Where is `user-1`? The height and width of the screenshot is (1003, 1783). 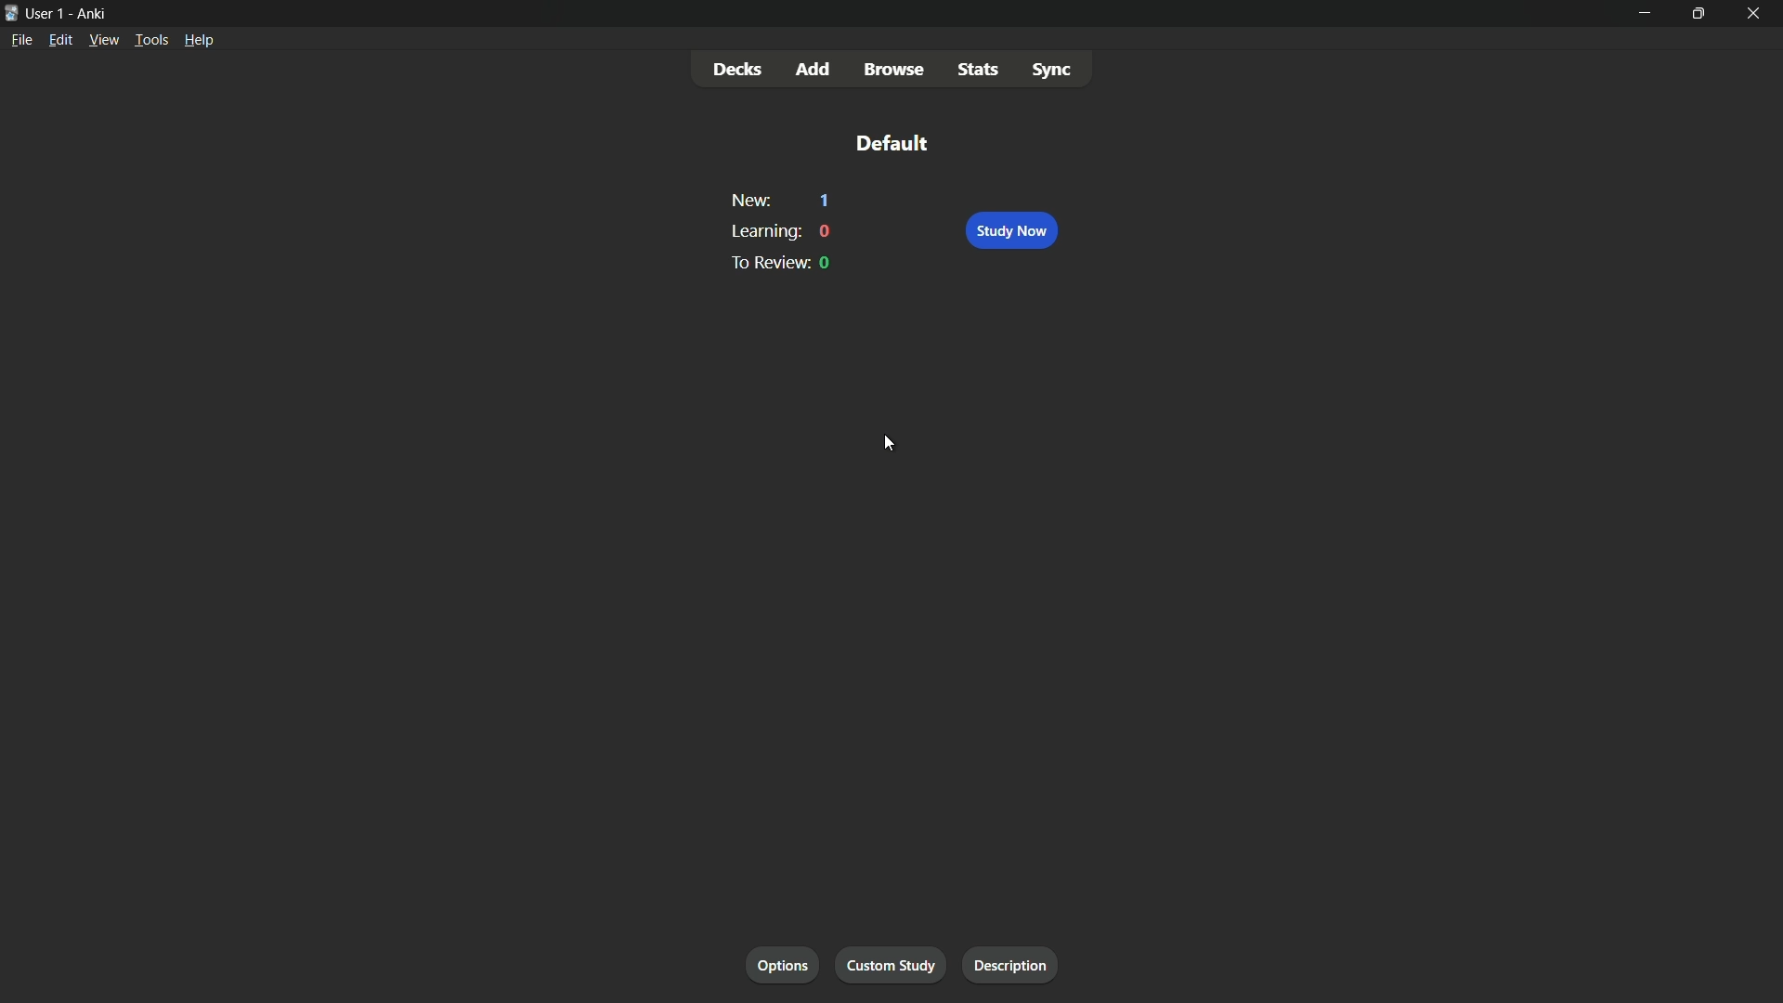
user-1 is located at coordinates (46, 11).